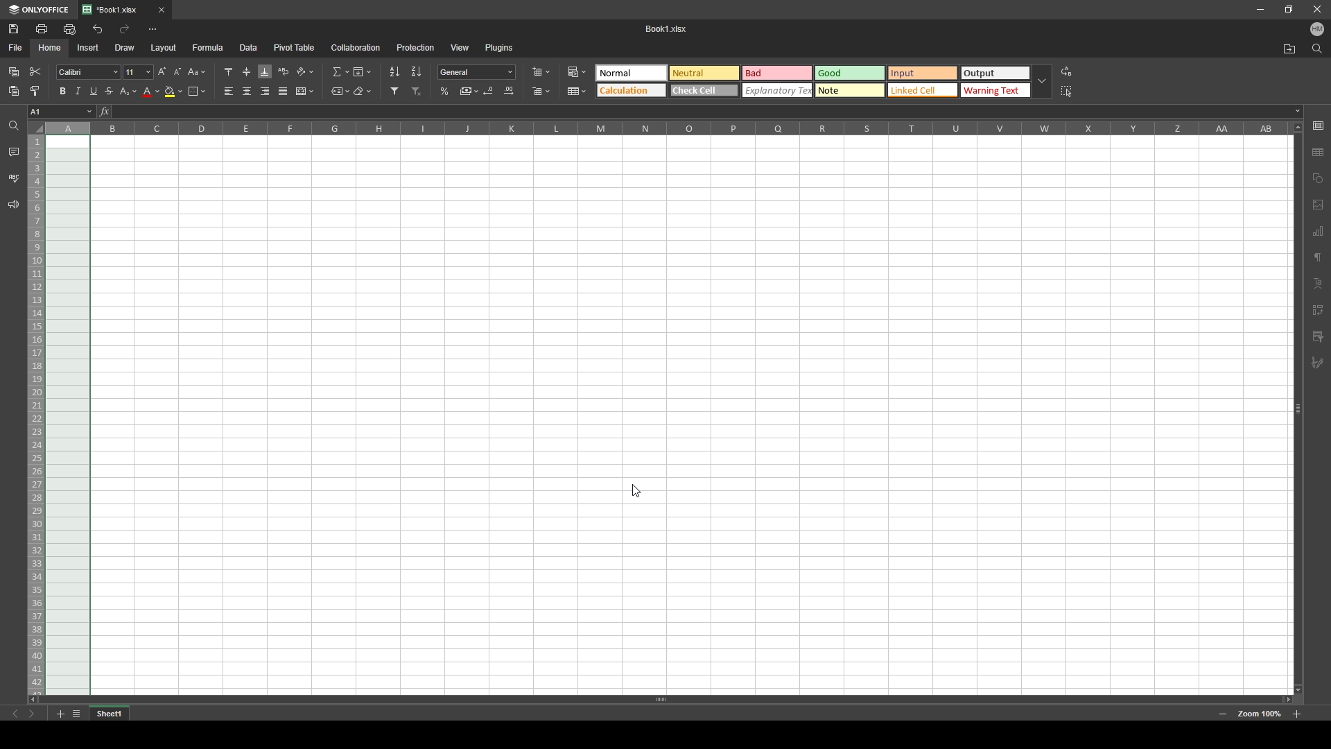 The height and width of the screenshot is (749, 1331). What do you see at coordinates (1317, 10) in the screenshot?
I see `close` at bounding box center [1317, 10].